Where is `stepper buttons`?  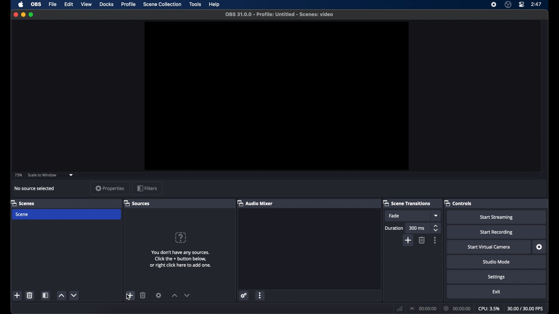 stepper buttons is located at coordinates (436, 228).